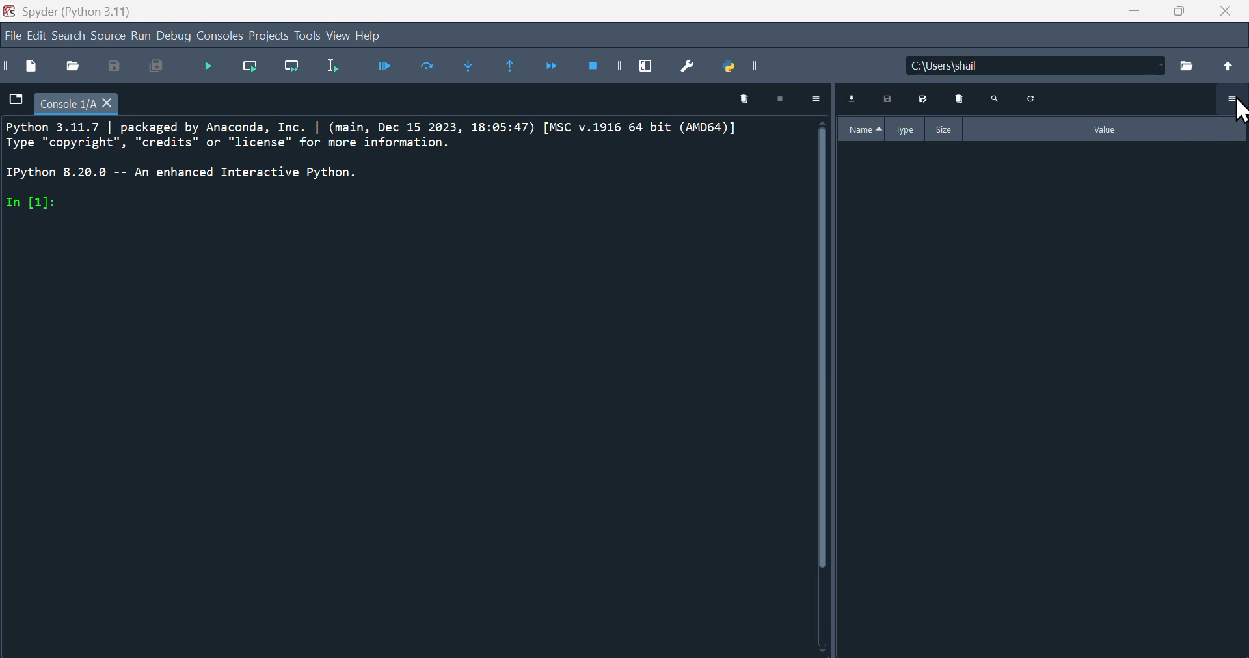  I want to click on Save, so click(885, 100).